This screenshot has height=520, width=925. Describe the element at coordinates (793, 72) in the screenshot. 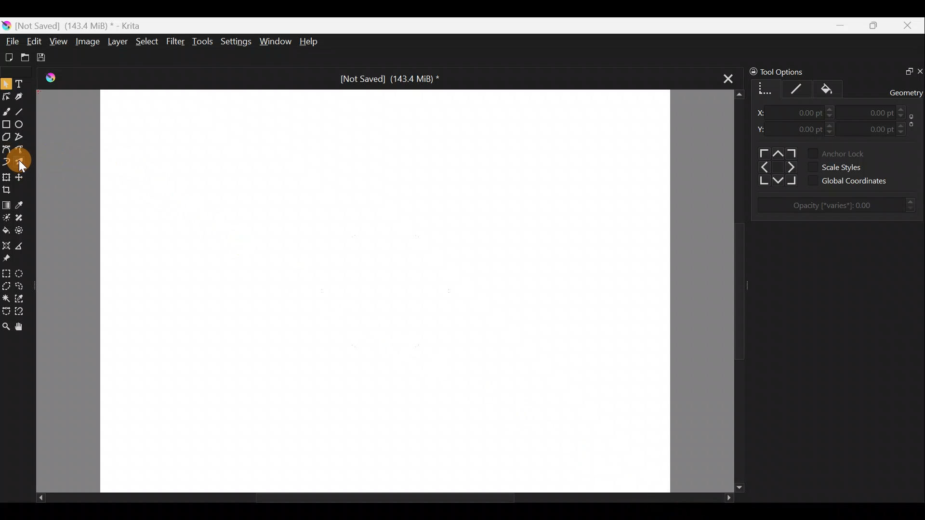

I see `Tool options` at that location.